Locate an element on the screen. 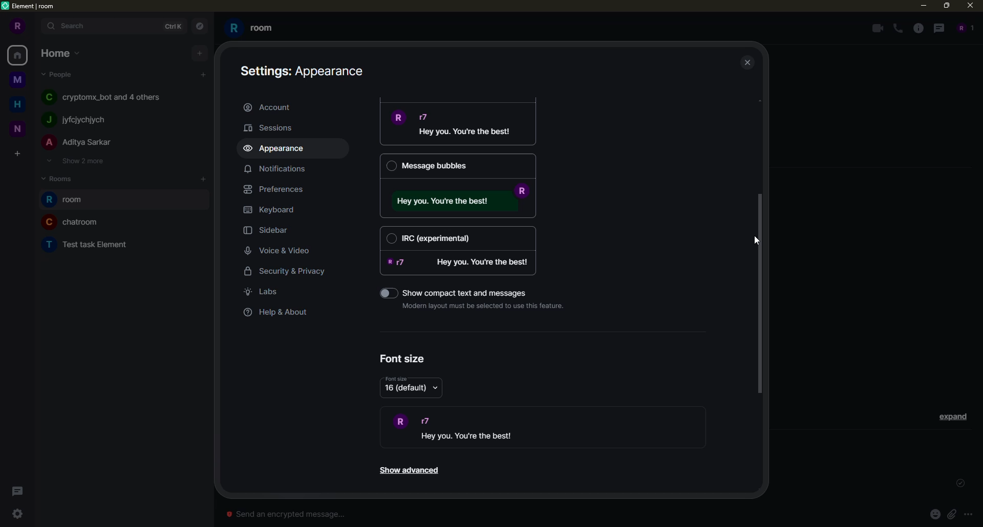 This screenshot has height=527, width=983. info is located at coordinates (918, 28).